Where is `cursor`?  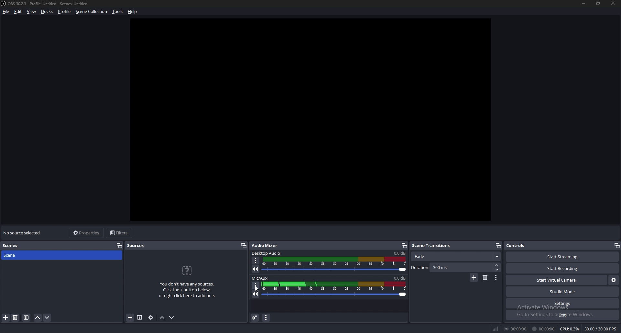
cursor is located at coordinates (257, 288).